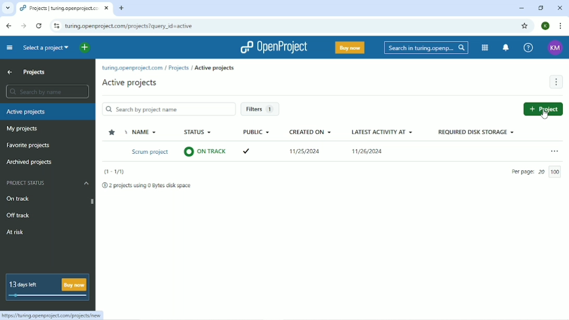  What do you see at coordinates (10, 46) in the screenshot?
I see `Collpase project menu` at bounding box center [10, 46].